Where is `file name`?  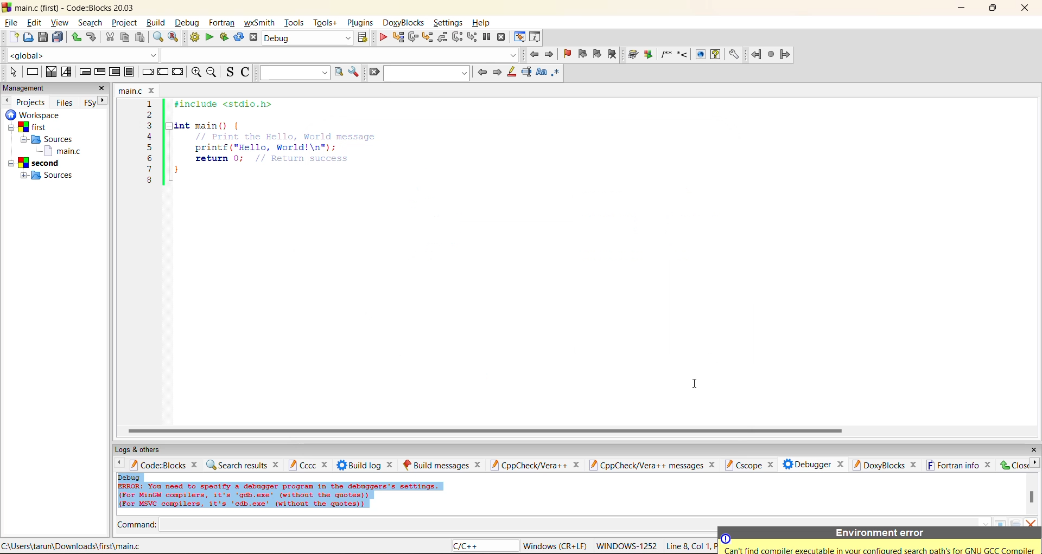
file name is located at coordinates (131, 91).